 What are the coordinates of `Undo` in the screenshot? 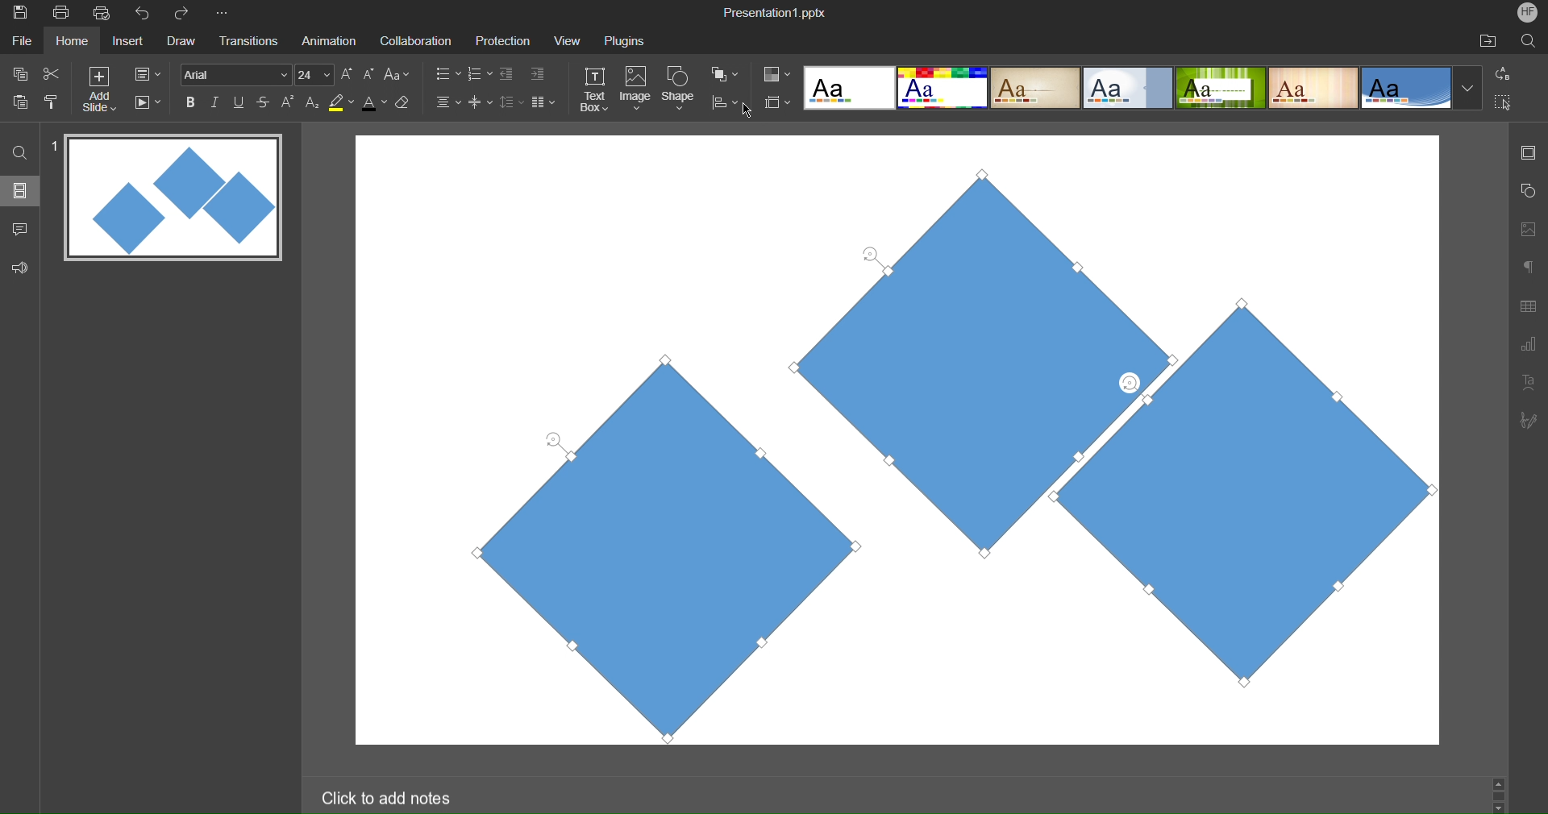 It's located at (146, 14).